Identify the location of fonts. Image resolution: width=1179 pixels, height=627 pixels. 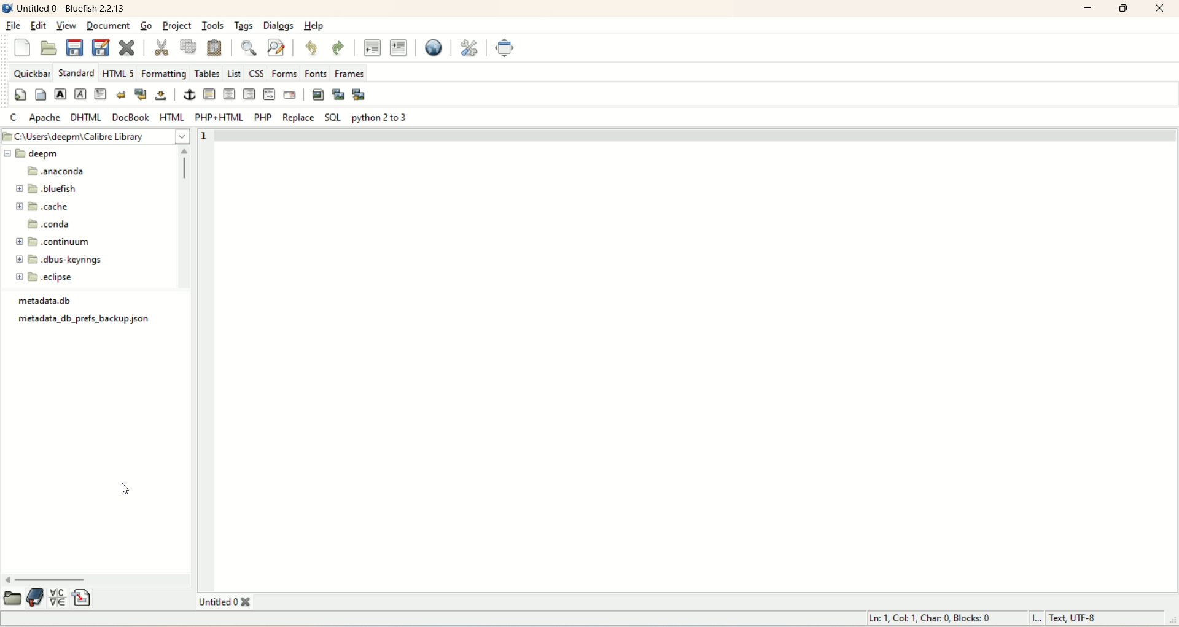
(318, 73).